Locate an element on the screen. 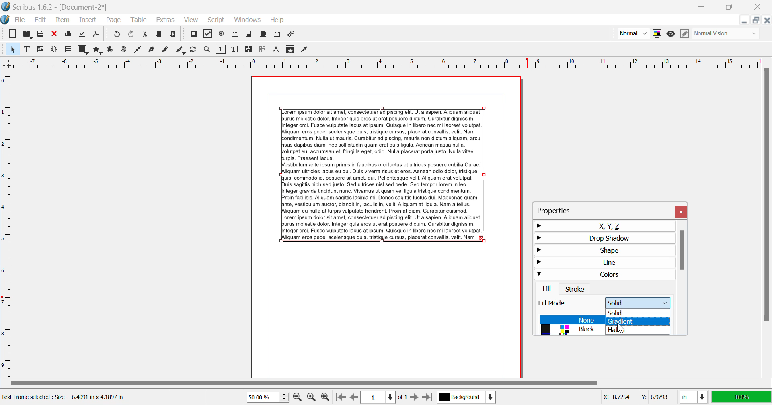 The width and height of the screenshot is (772, 405). Pdf List Box is located at coordinates (263, 35).